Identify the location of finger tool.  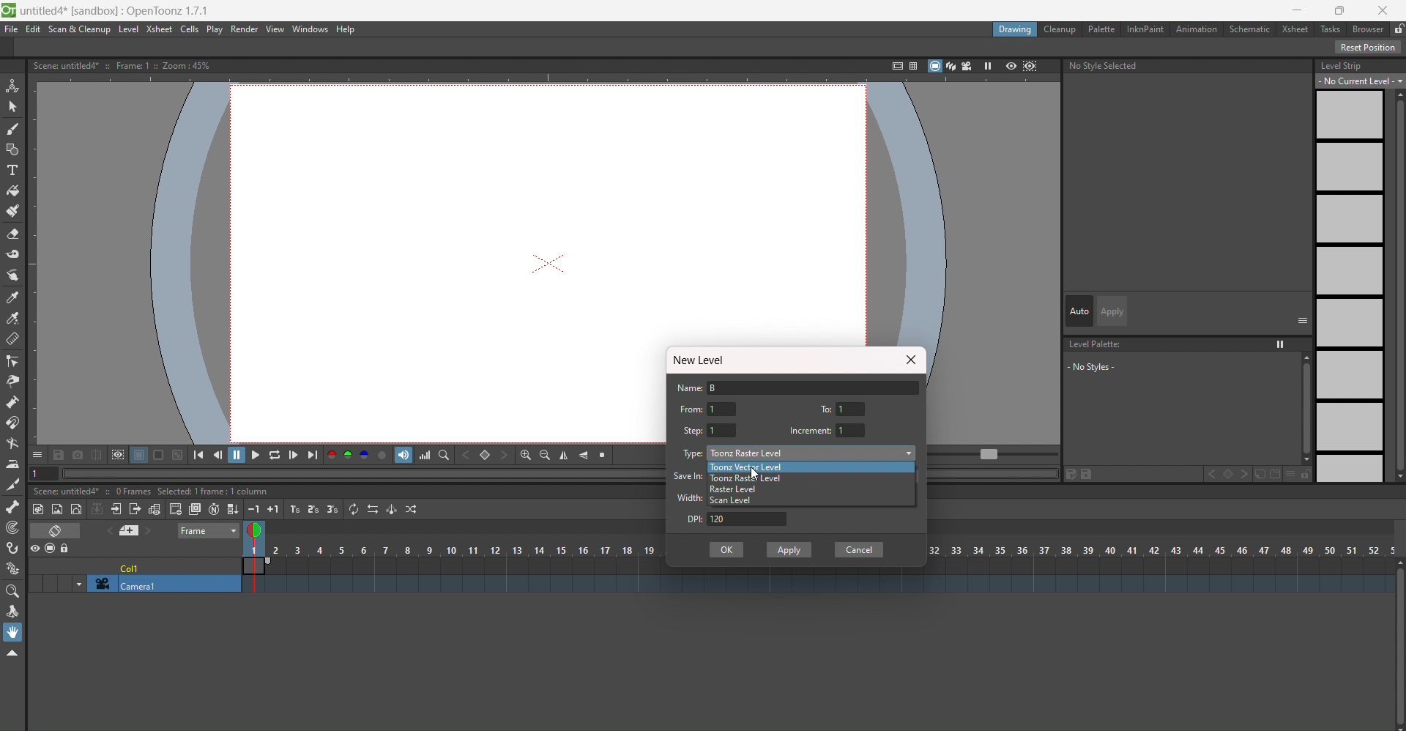
(12, 276).